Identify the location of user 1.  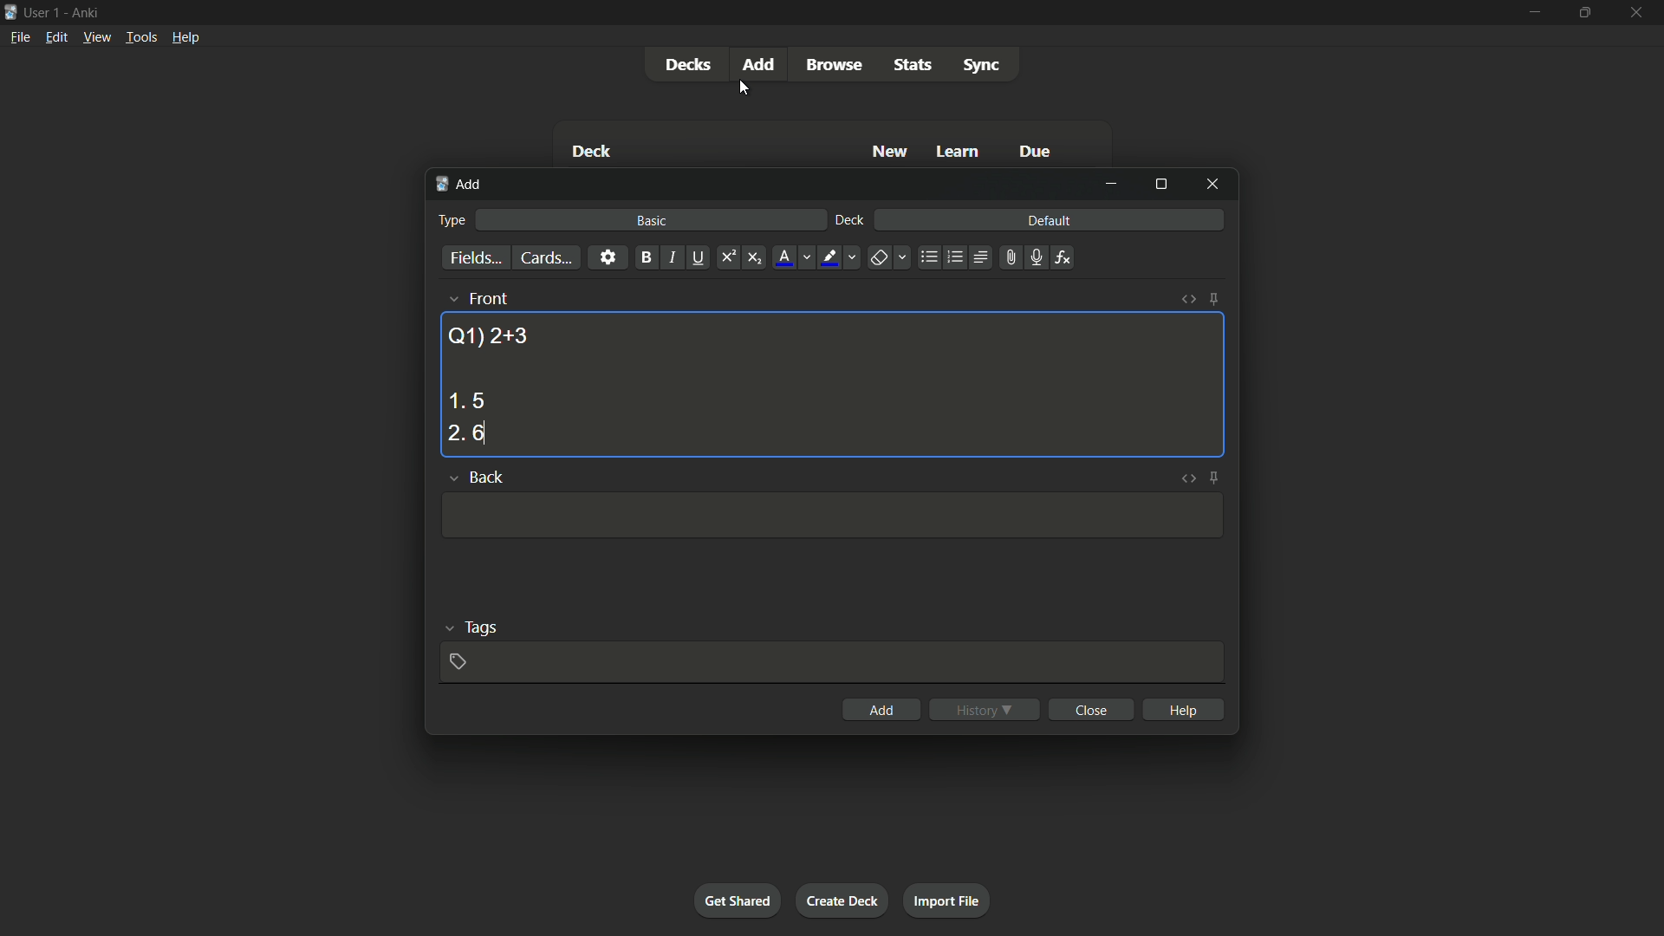
(42, 10).